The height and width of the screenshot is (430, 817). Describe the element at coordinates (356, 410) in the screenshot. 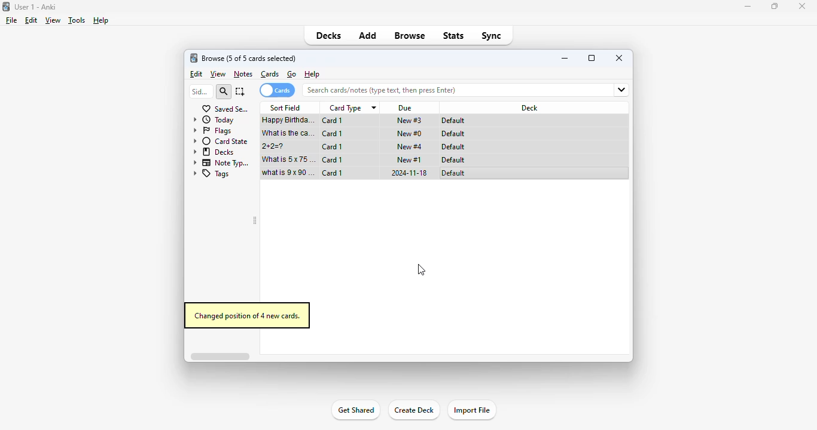

I see `get shared` at that location.